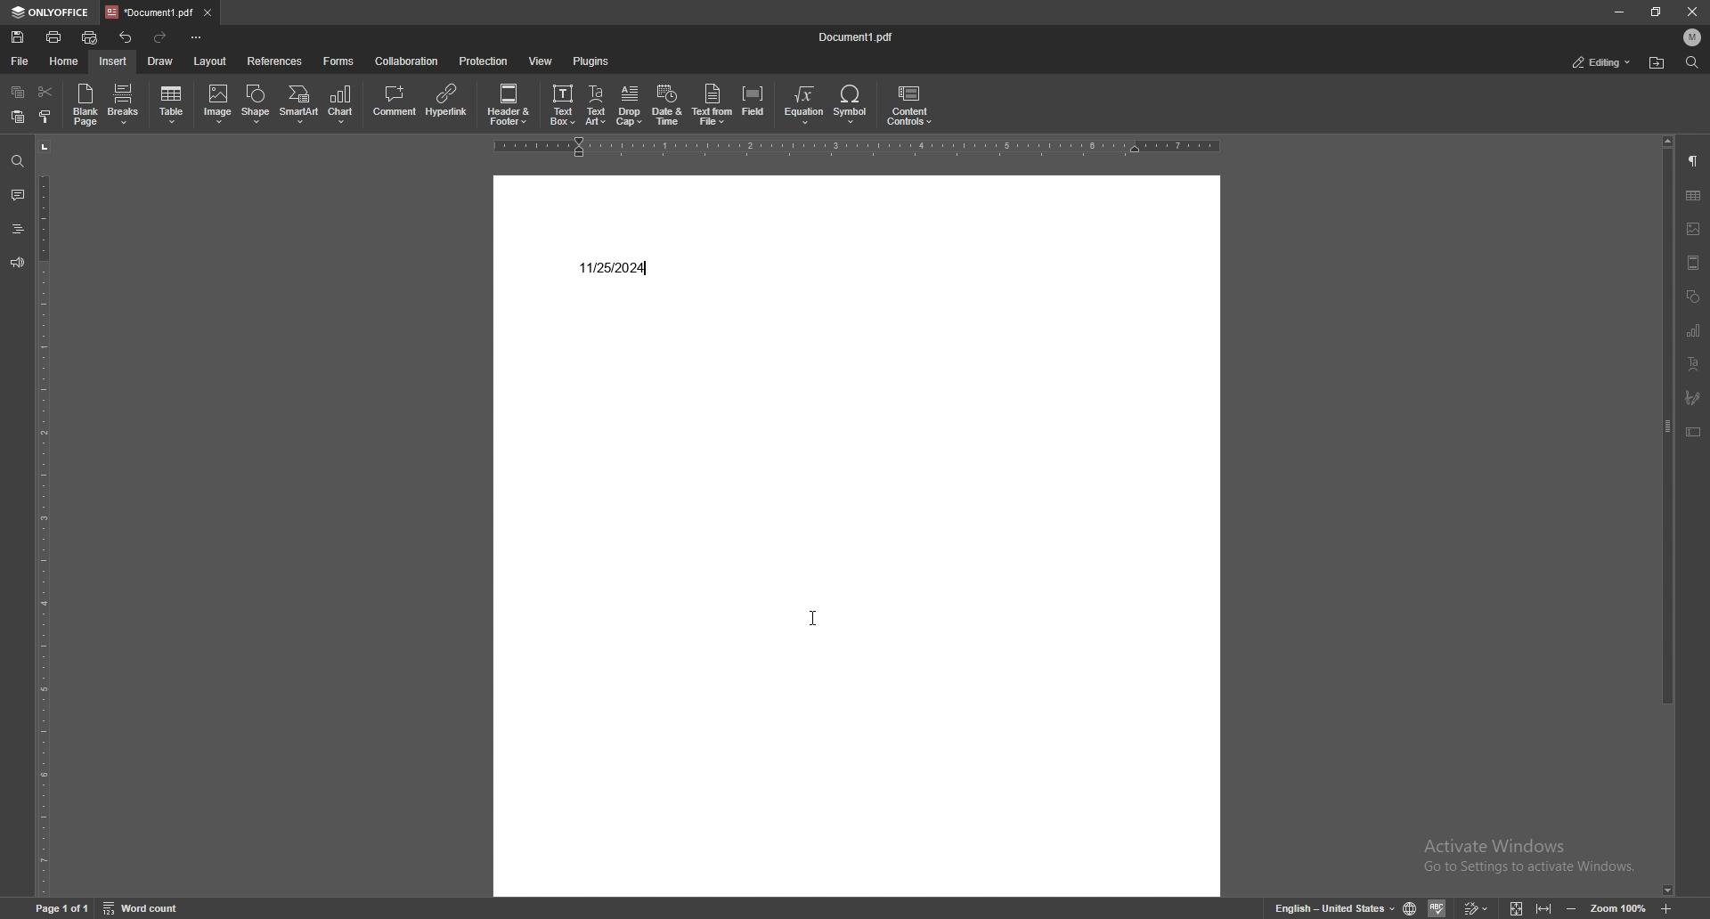  I want to click on image, so click(216, 104).